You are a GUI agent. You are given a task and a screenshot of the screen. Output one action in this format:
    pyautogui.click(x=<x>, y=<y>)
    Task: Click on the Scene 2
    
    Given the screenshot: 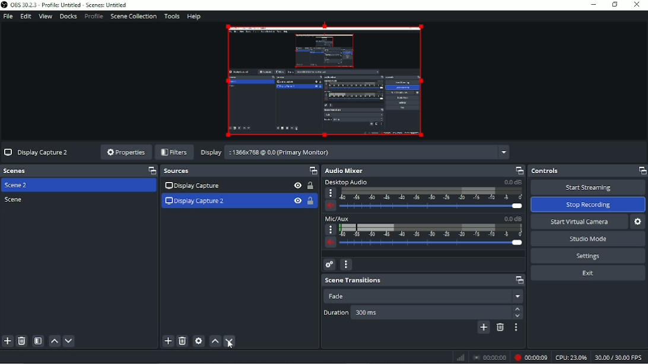 What is the action you would take?
    pyautogui.click(x=18, y=186)
    